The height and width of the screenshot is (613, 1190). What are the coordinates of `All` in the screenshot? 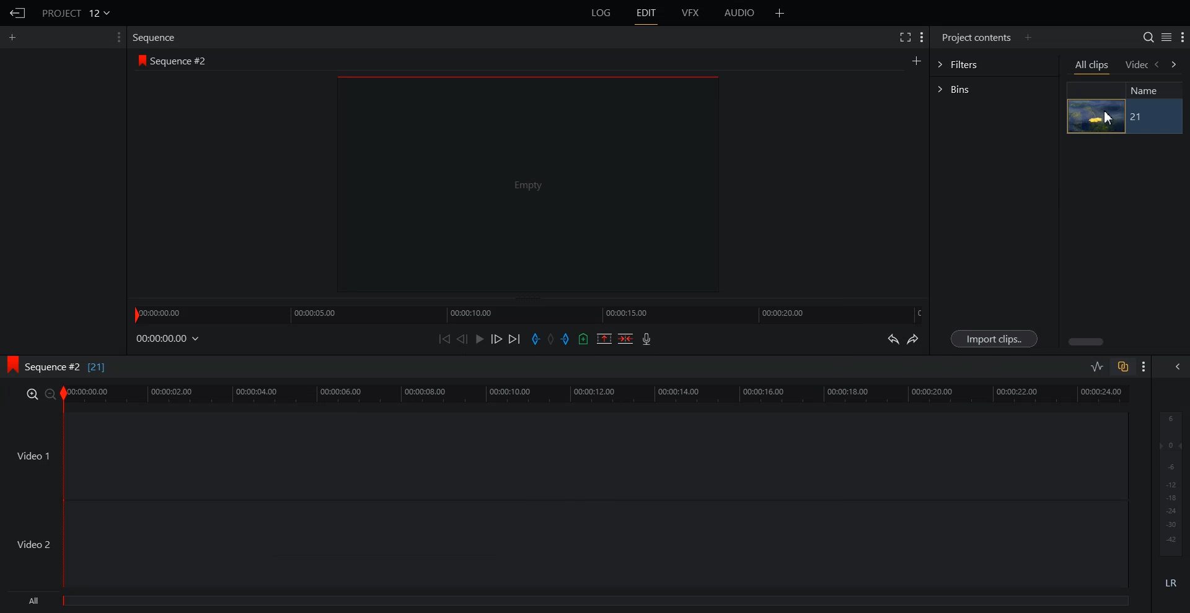 It's located at (570, 602).